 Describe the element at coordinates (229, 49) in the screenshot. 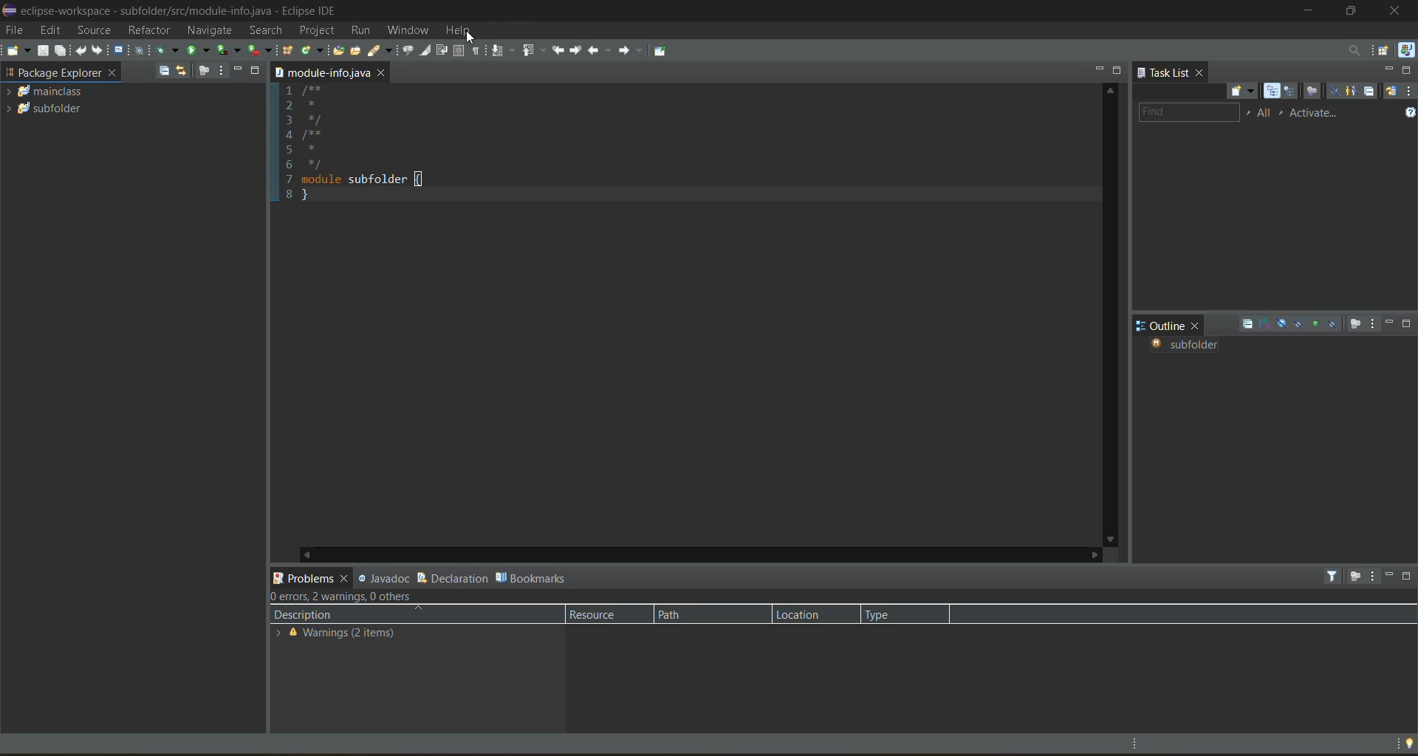

I see `coverage` at that location.